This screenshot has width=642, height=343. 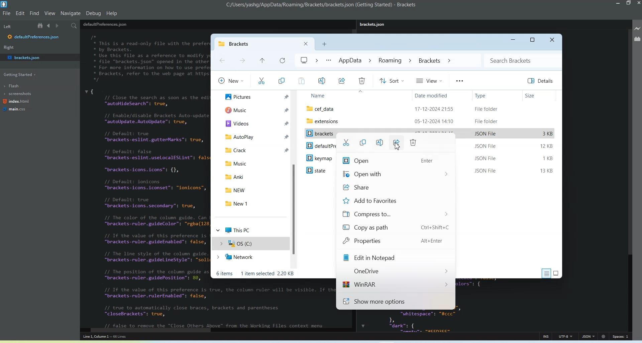 I want to click on Music, so click(x=254, y=110).